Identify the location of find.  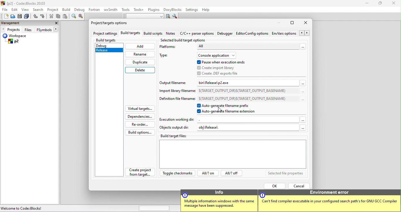
(74, 17).